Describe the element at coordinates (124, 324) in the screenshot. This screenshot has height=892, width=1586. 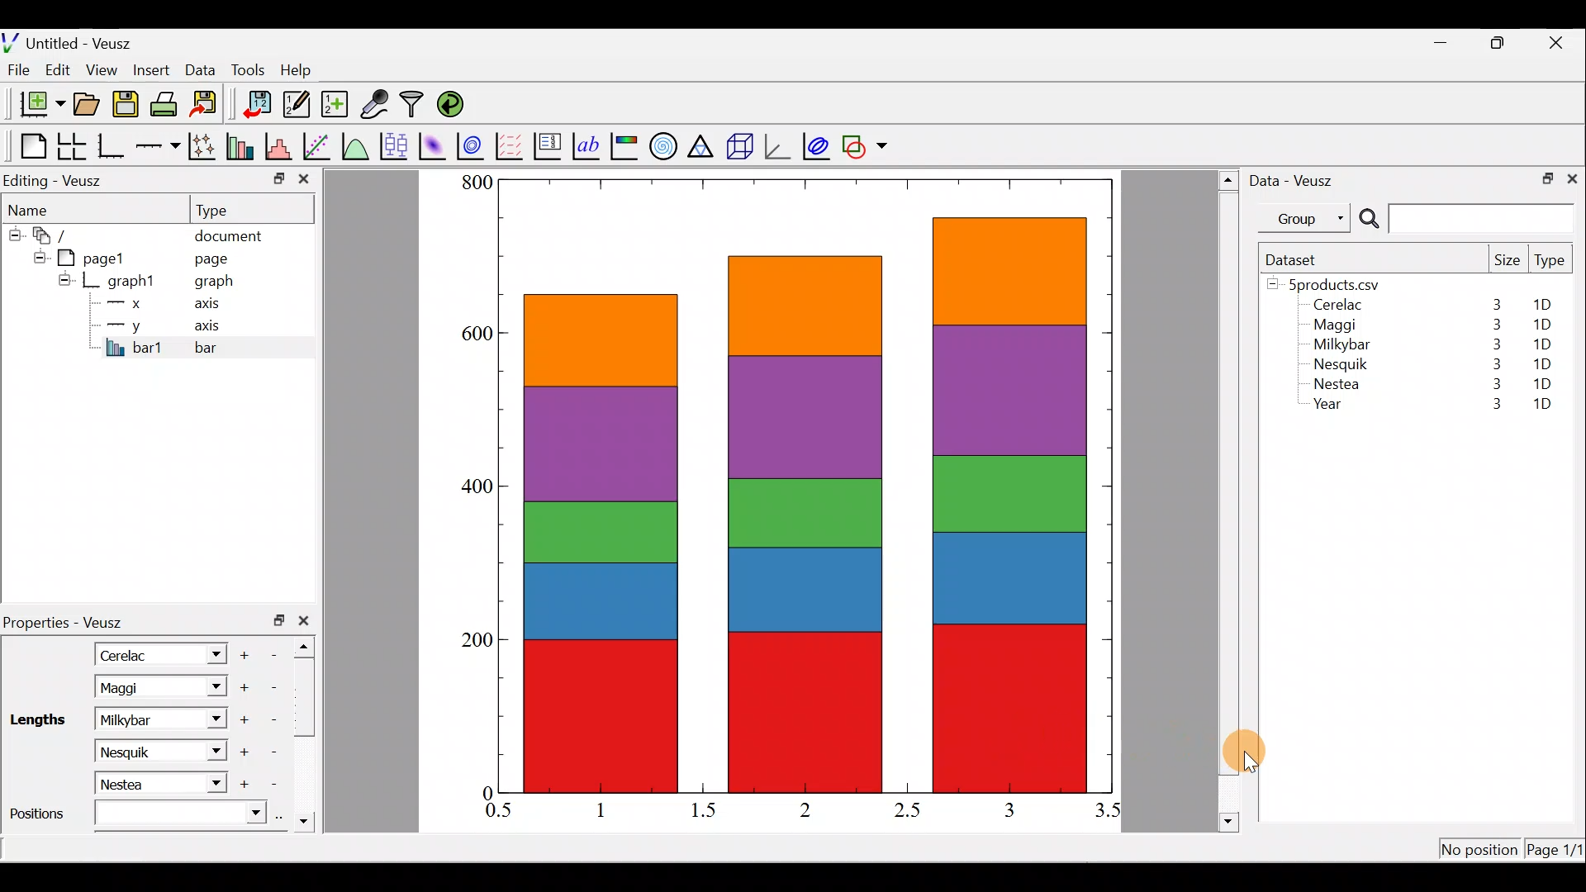
I see `y` at that location.